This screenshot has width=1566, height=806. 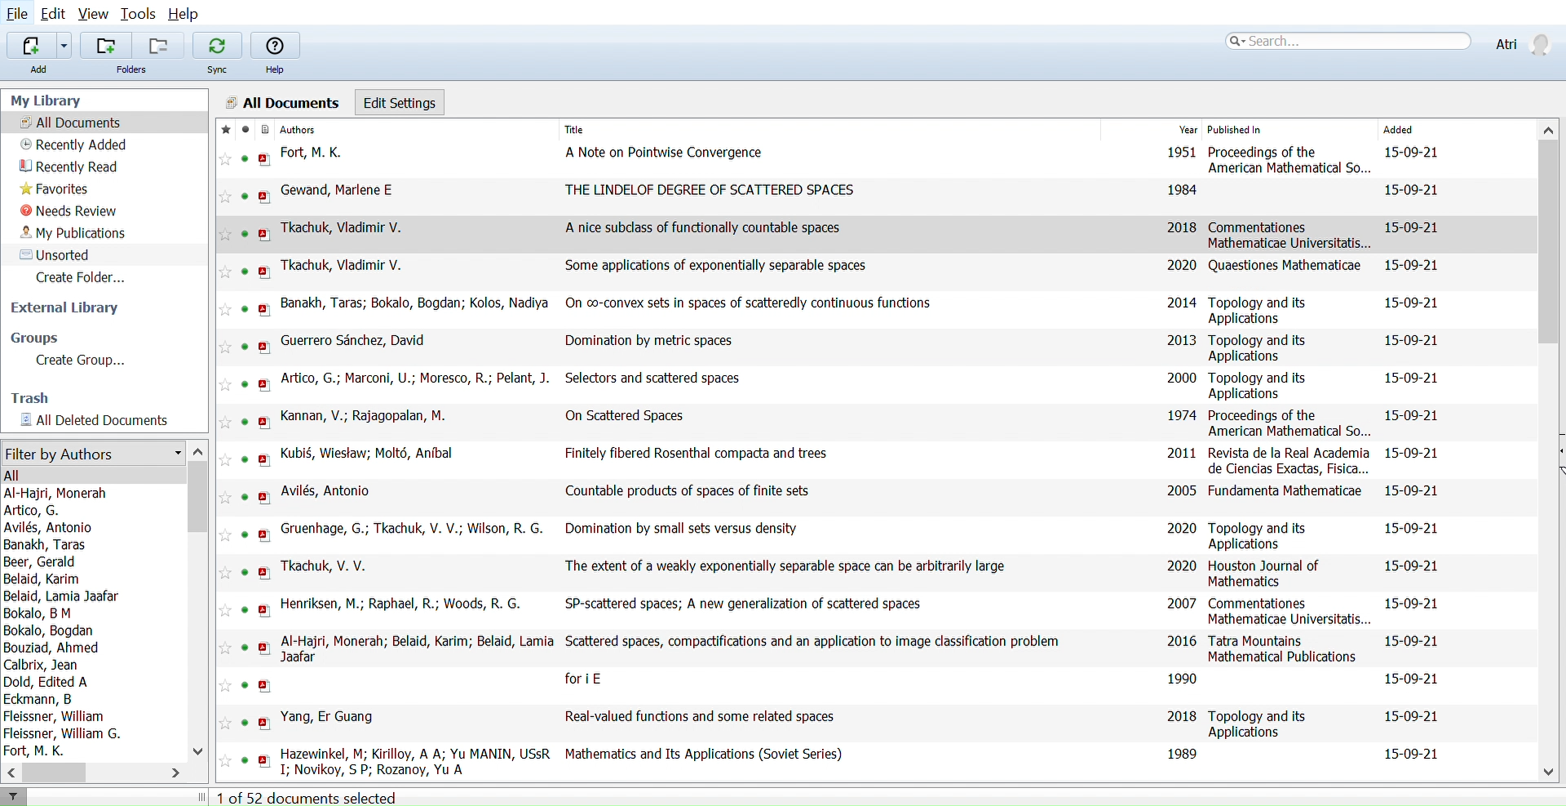 What do you see at coordinates (653, 342) in the screenshot?
I see `Domination by metric spaces` at bounding box center [653, 342].